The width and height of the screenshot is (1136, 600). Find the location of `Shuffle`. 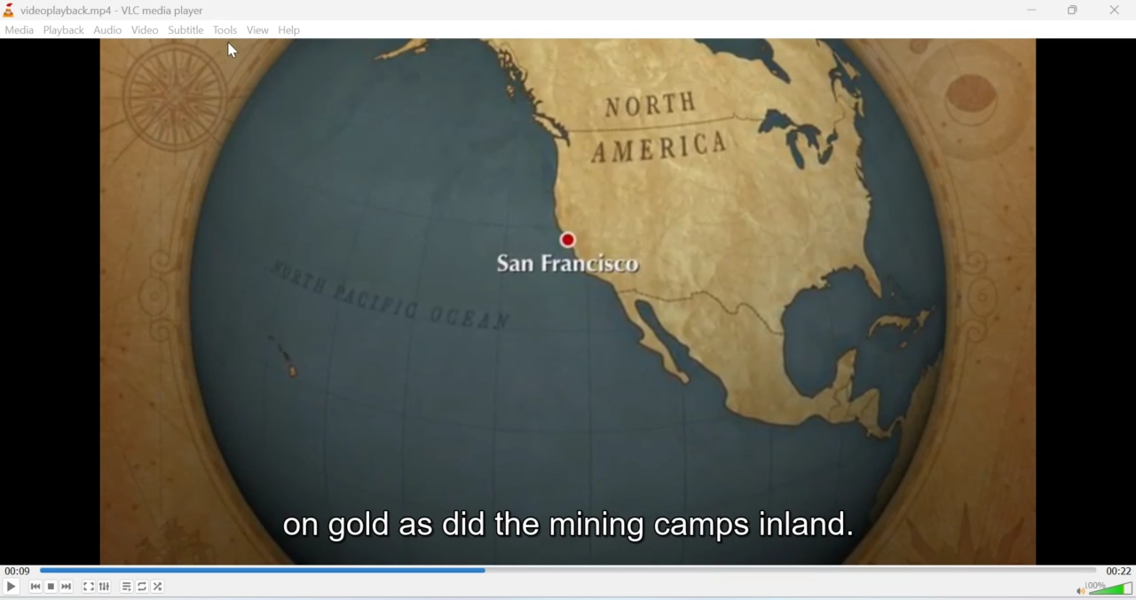

Shuffle is located at coordinates (158, 587).